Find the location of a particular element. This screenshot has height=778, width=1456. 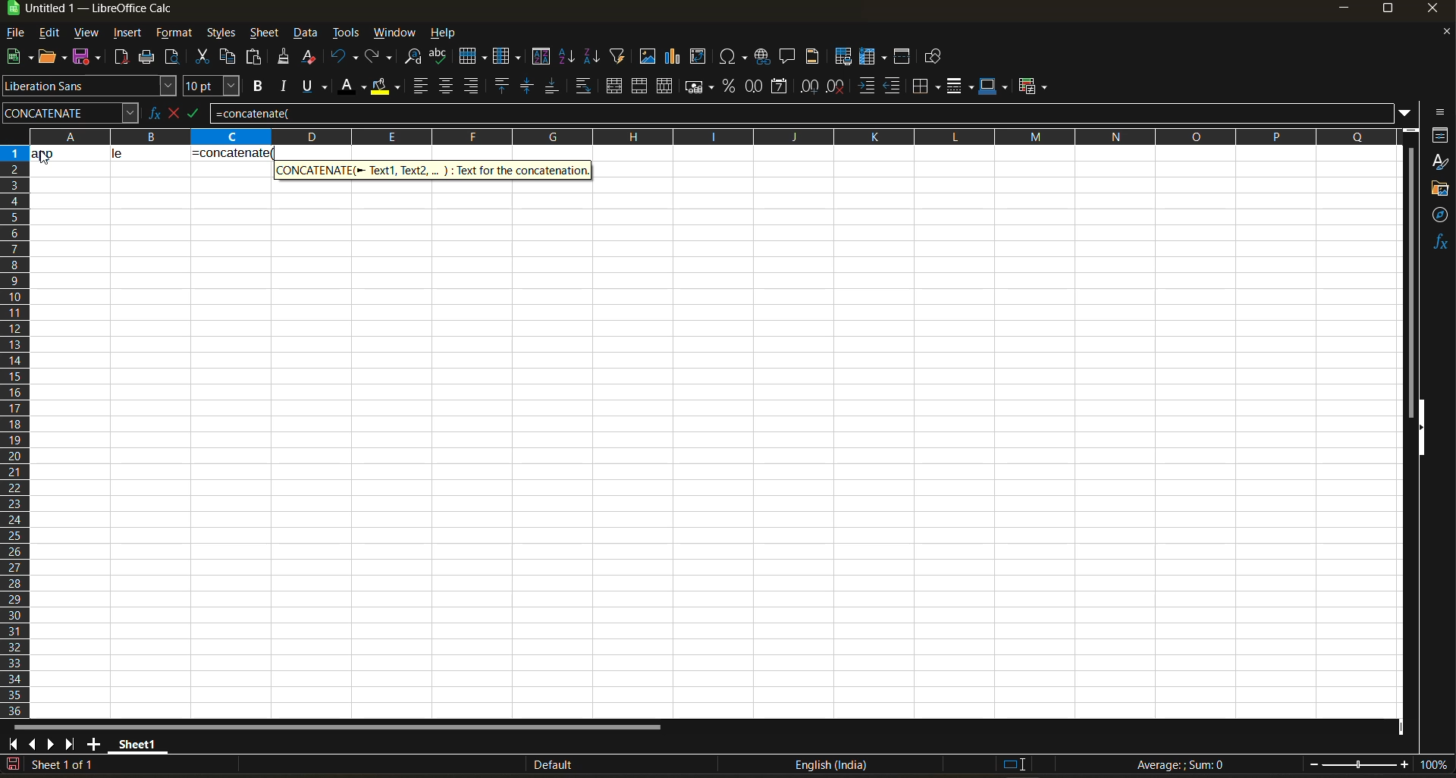

sheet number is located at coordinates (67, 764).